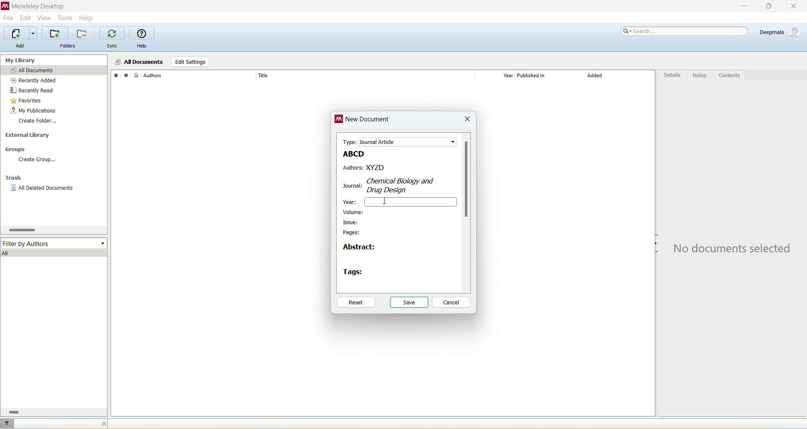  What do you see at coordinates (412, 167) in the screenshot?
I see `XYZD` at bounding box center [412, 167].